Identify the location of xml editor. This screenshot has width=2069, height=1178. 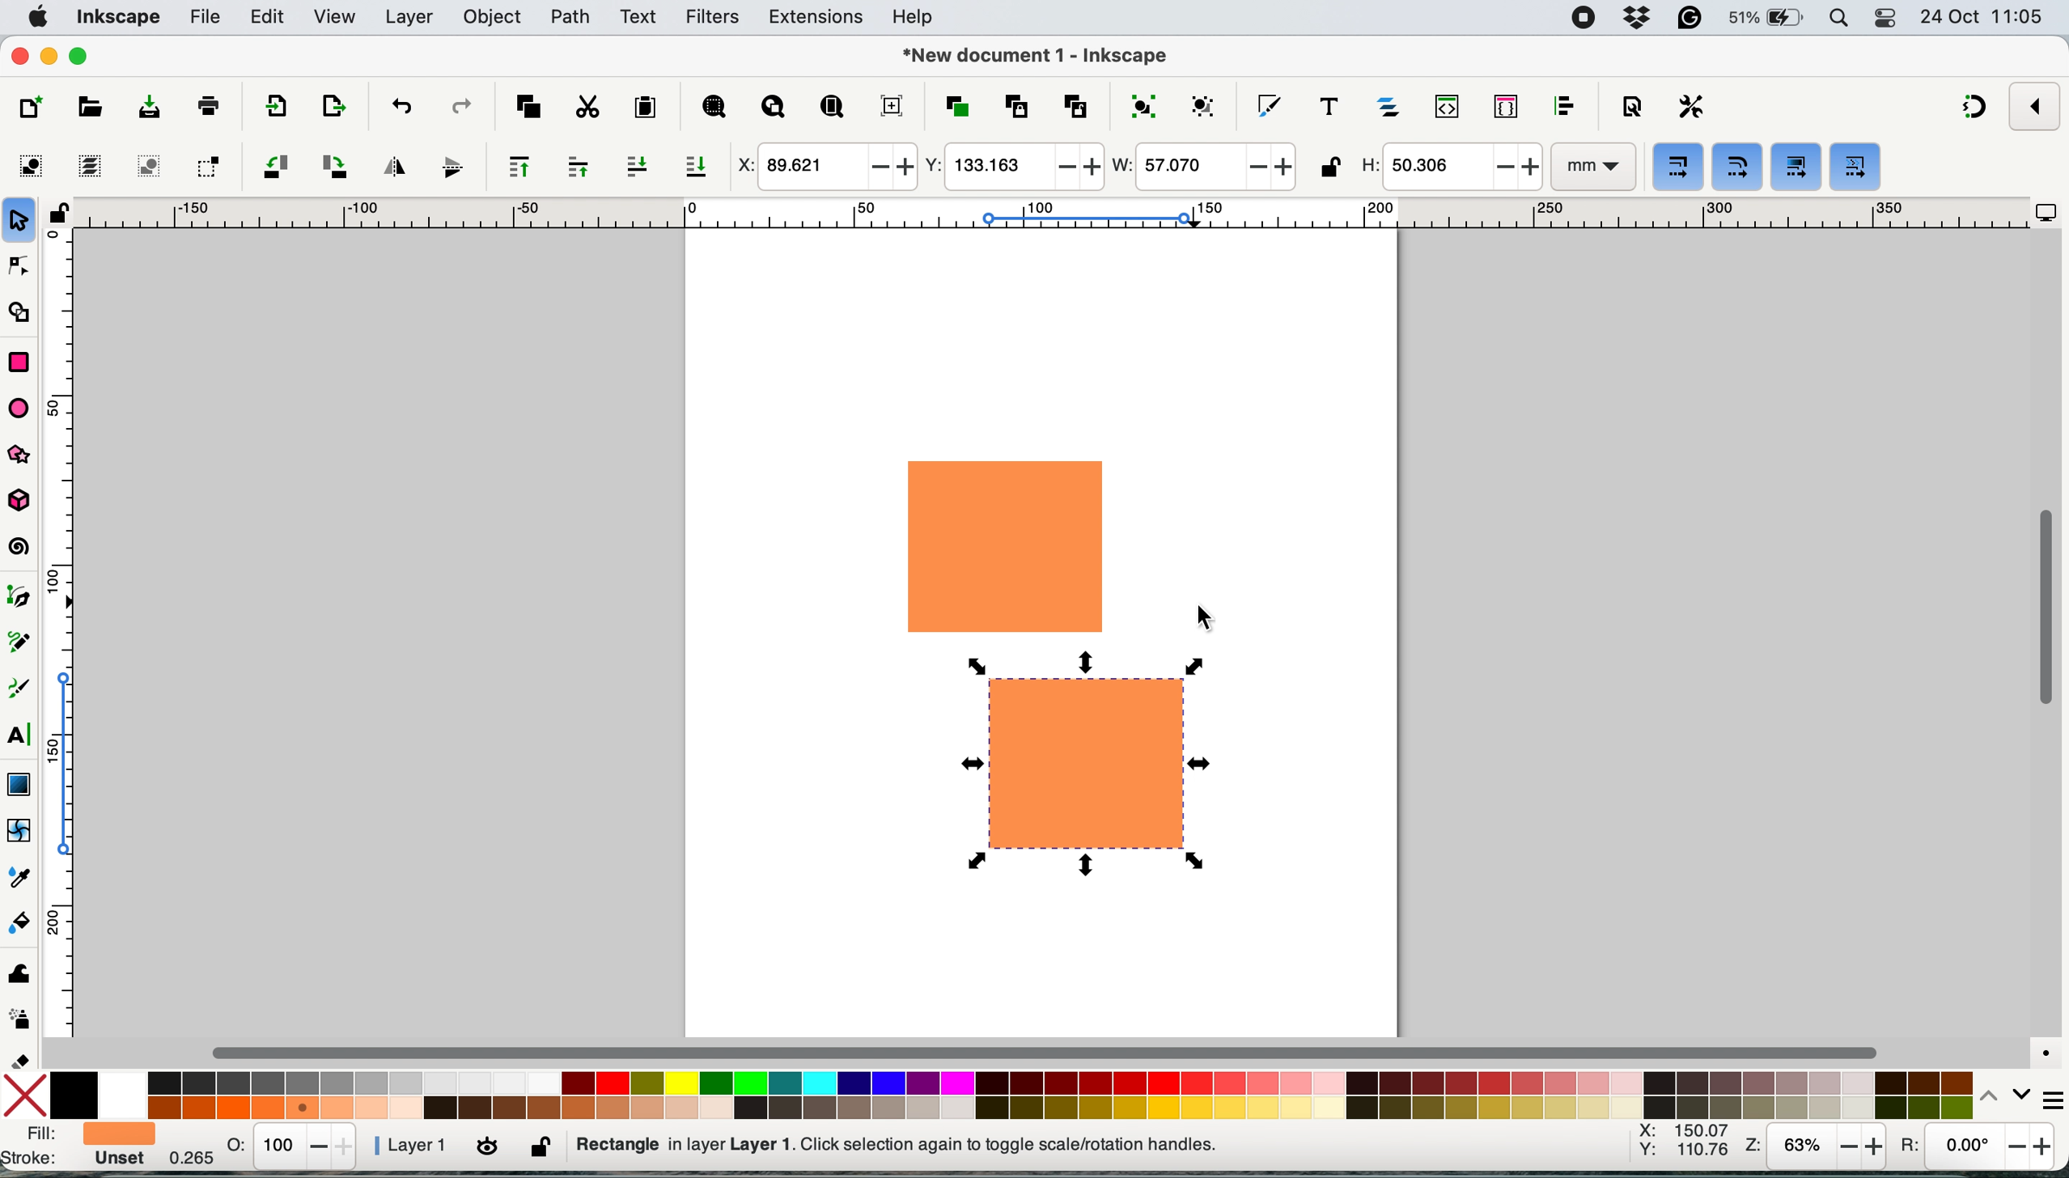
(1444, 107).